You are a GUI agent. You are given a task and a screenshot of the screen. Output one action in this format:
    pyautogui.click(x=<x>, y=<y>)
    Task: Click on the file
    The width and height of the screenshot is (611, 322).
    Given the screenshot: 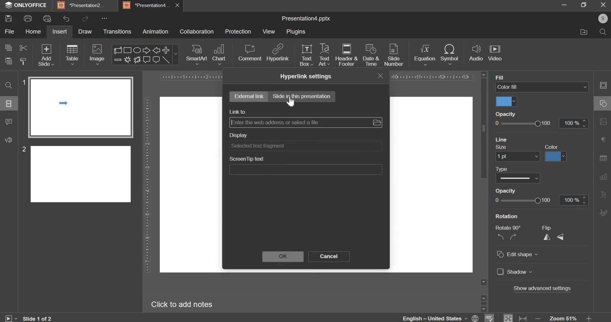 What is the action you would take?
    pyautogui.click(x=10, y=32)
    